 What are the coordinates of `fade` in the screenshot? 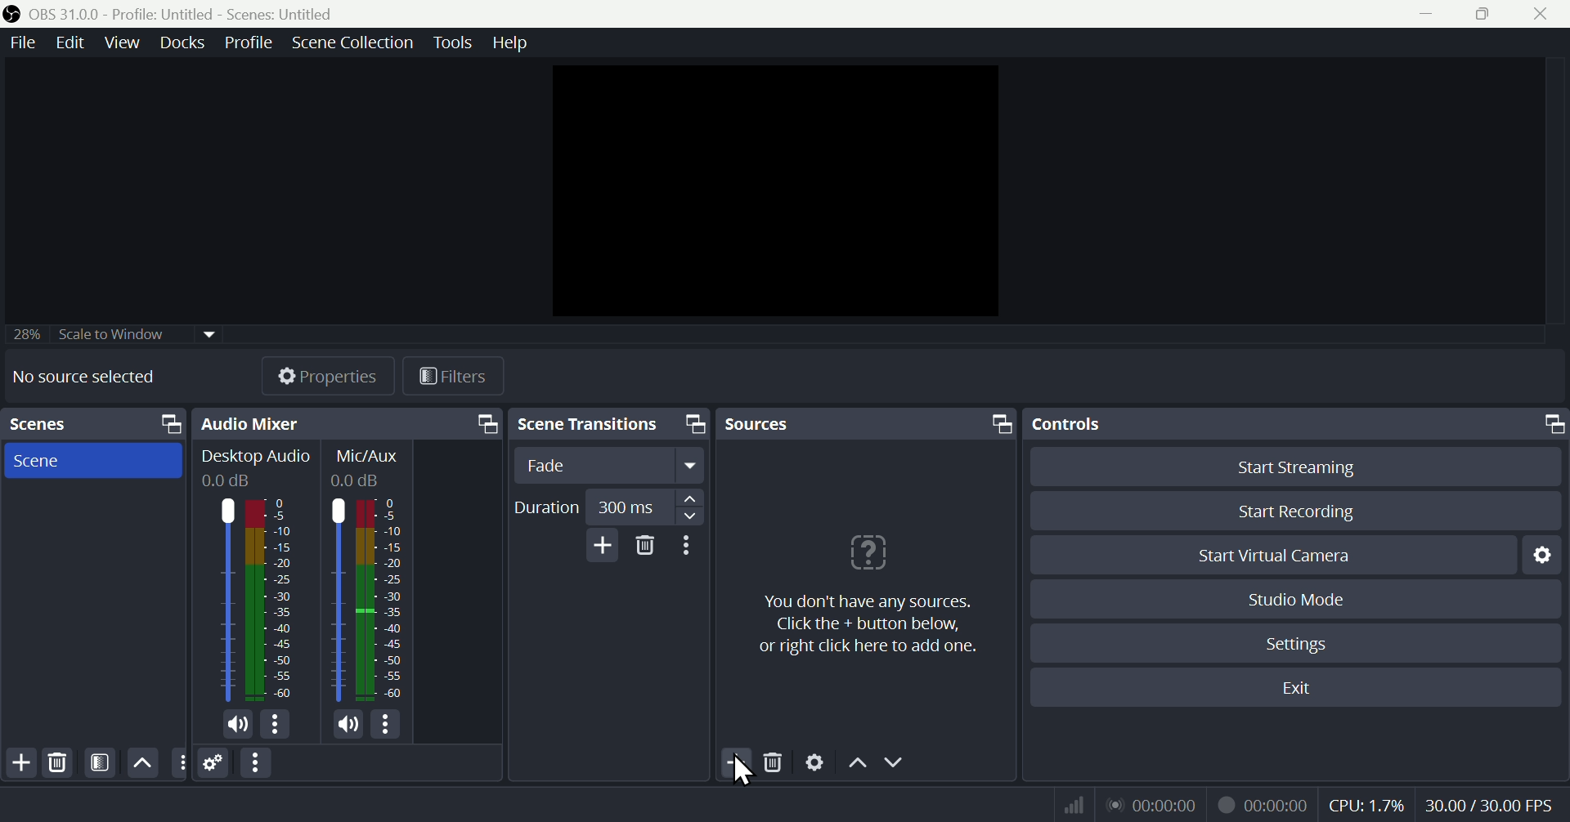 It's located at (611, 466).